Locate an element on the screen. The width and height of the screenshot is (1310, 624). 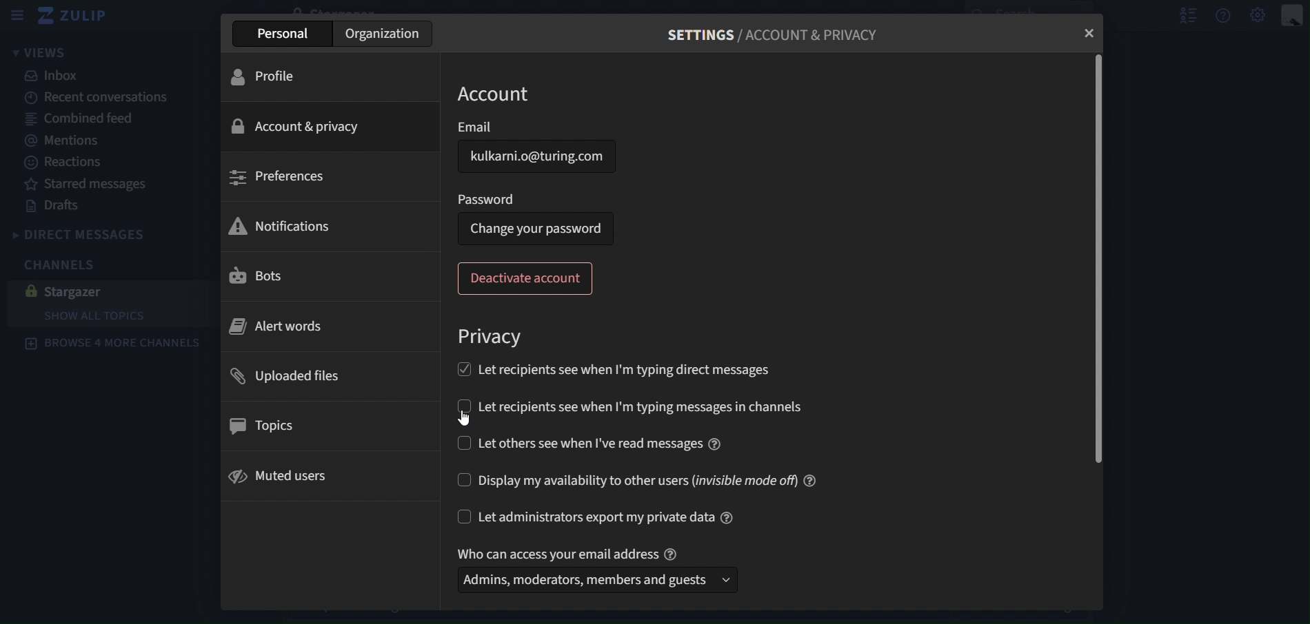
browse 4 more channels is located at coordinates (110, 343).